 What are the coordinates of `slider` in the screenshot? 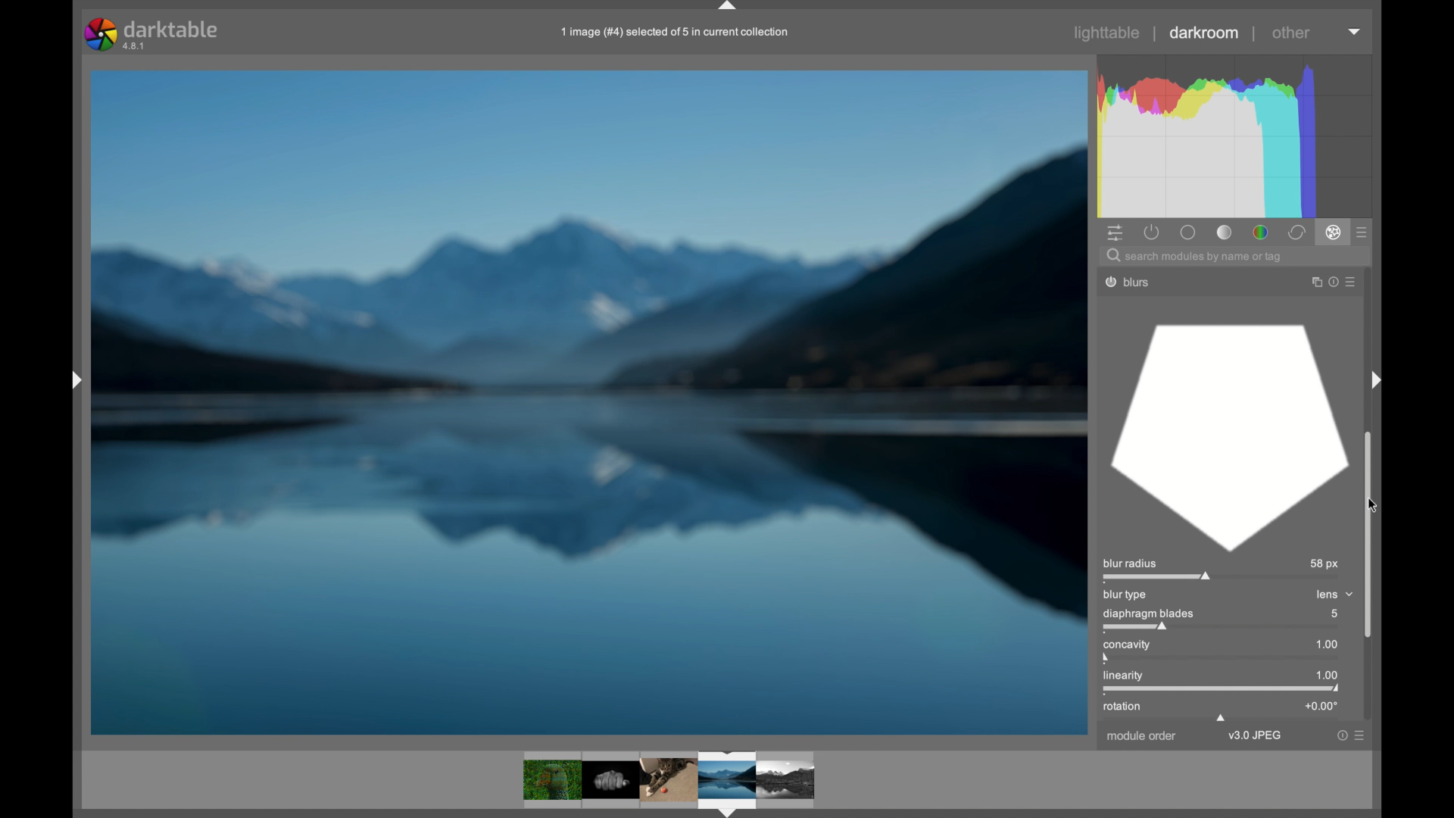 It's located at (1223, 690).